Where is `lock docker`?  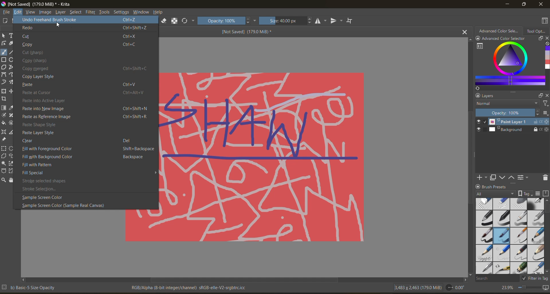 lock docker is located at coordinates (478, 186).